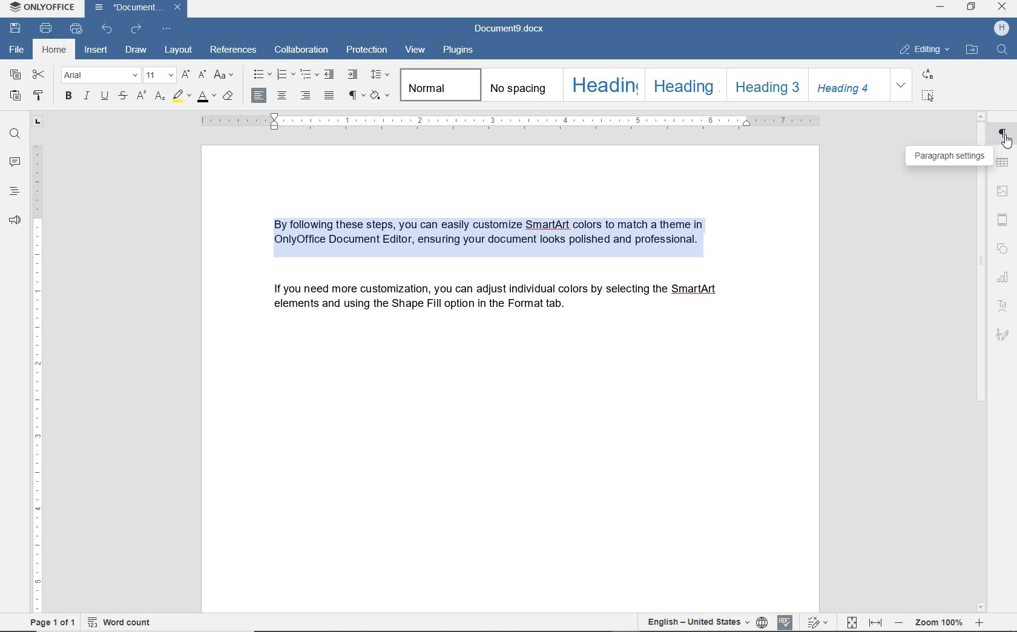 This screenshot has width=1017, height=632. Describe the element at coordinates (304, 95) in the screenshot. I see `align right` at that location.